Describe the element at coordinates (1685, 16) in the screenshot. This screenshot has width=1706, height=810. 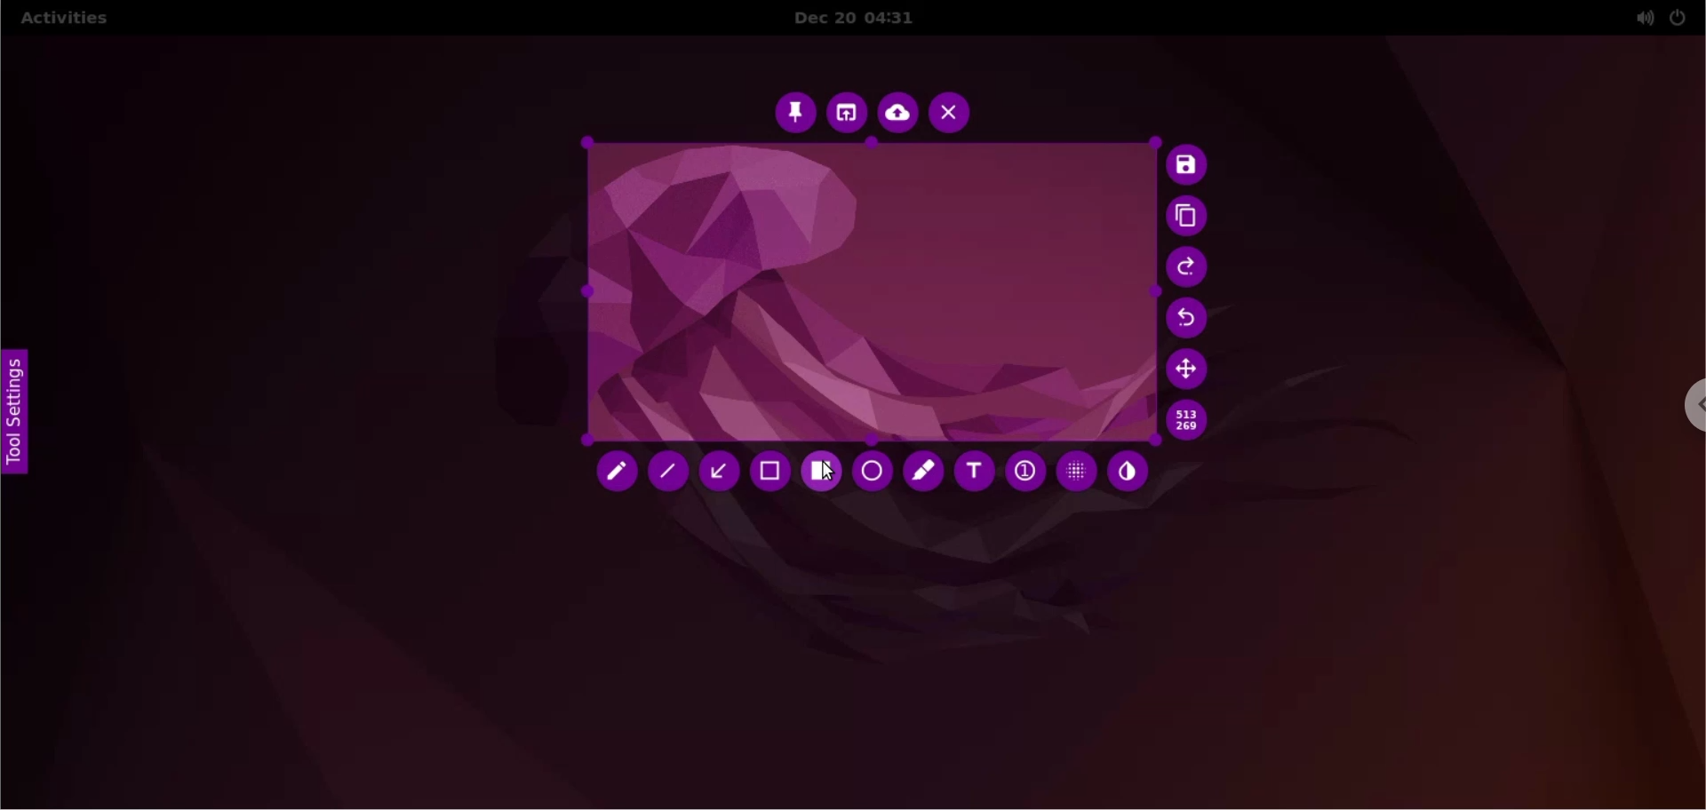
I see `power setting options` at that location.